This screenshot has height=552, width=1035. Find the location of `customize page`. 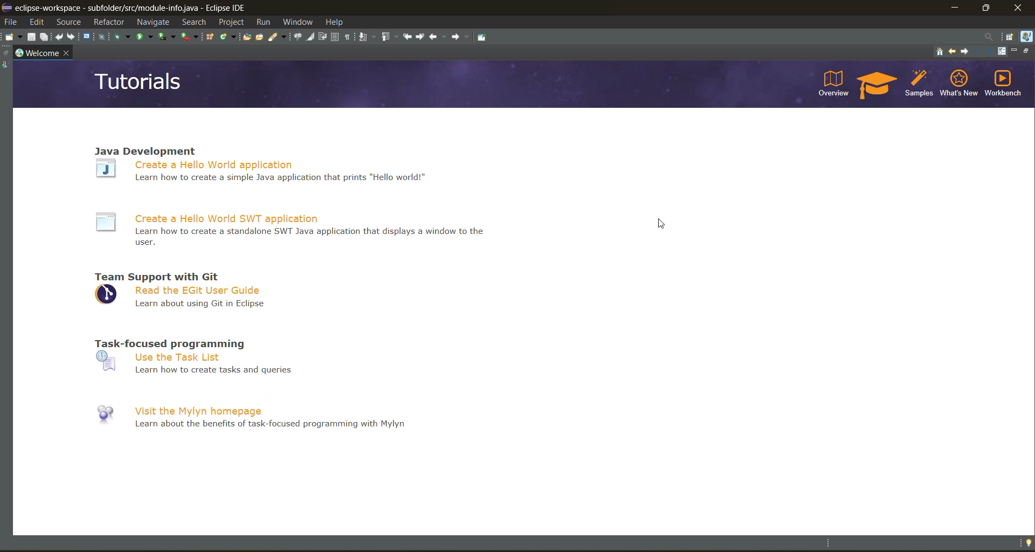

customize page is located at coordinates (1002, 53).